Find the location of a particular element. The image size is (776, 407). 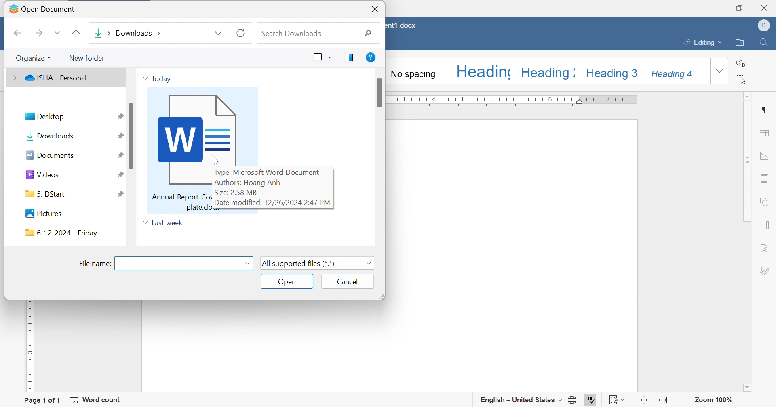

change the view is located at coordinates (321, 57).